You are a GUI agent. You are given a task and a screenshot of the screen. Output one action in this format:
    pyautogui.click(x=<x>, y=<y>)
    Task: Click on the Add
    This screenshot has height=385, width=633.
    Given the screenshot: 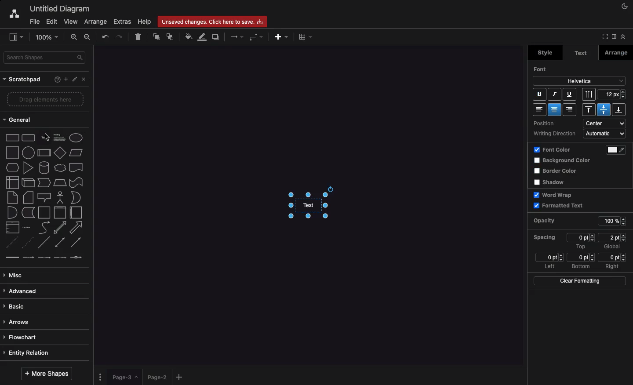 What is the action you would take?
    pyautogui.click(x=65, y=79)
    